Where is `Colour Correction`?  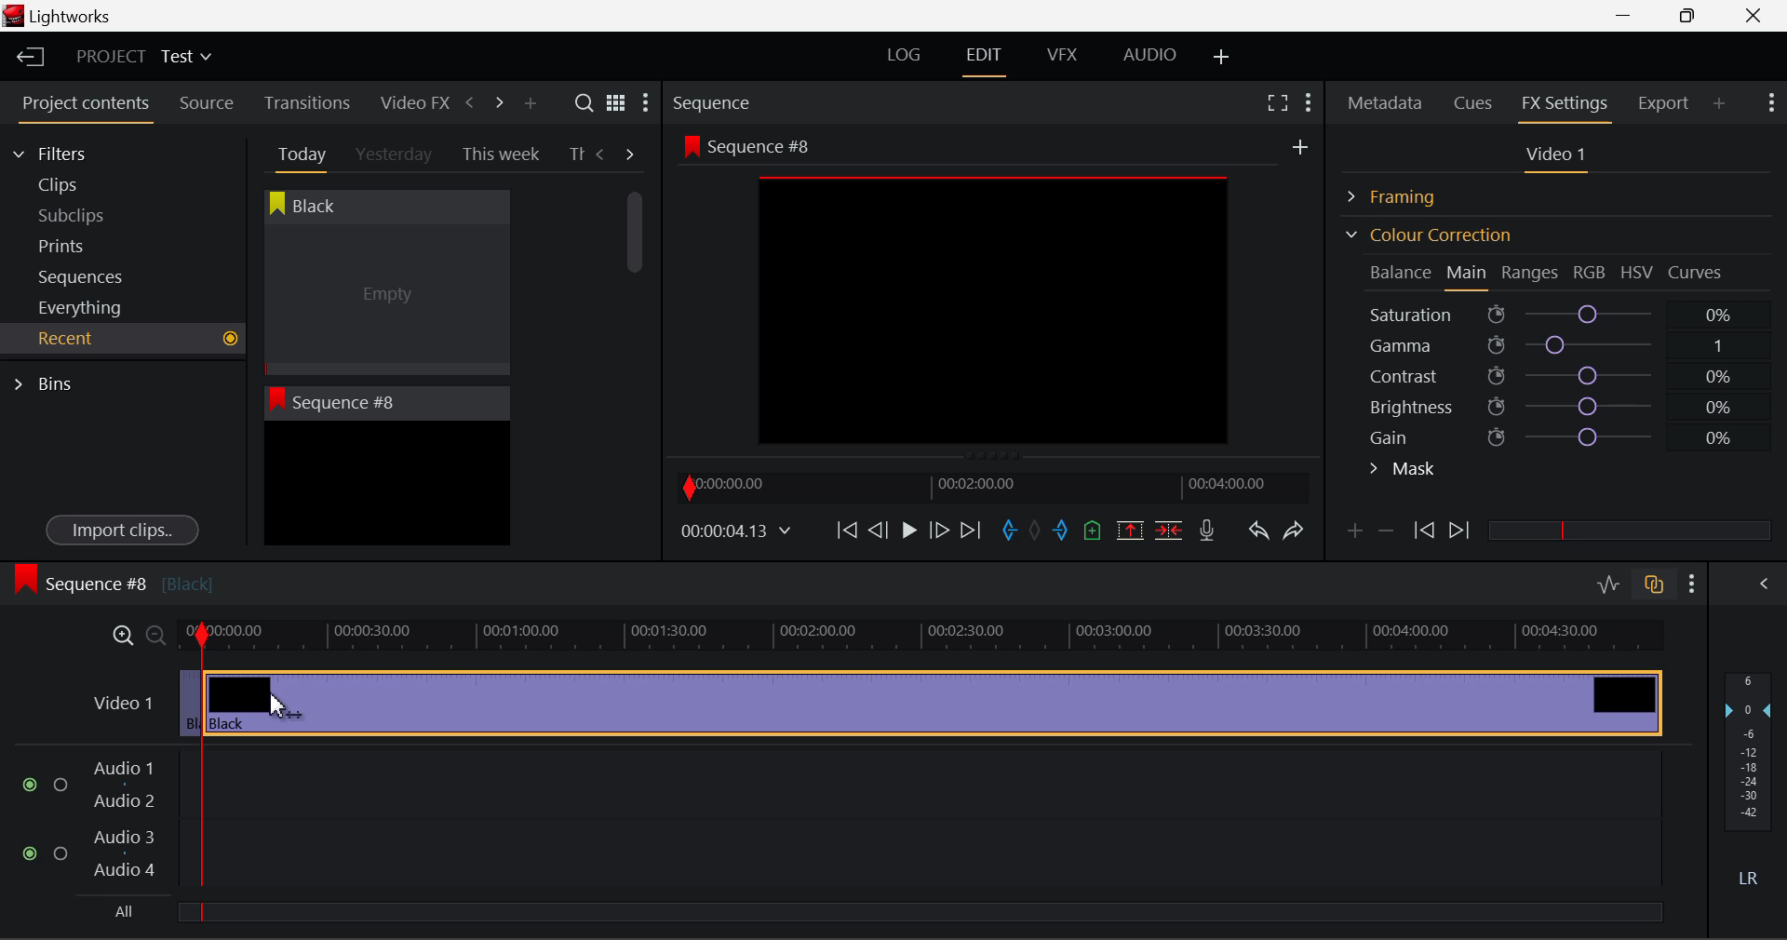
Colour Correction is located at coordinates (1428, 235).